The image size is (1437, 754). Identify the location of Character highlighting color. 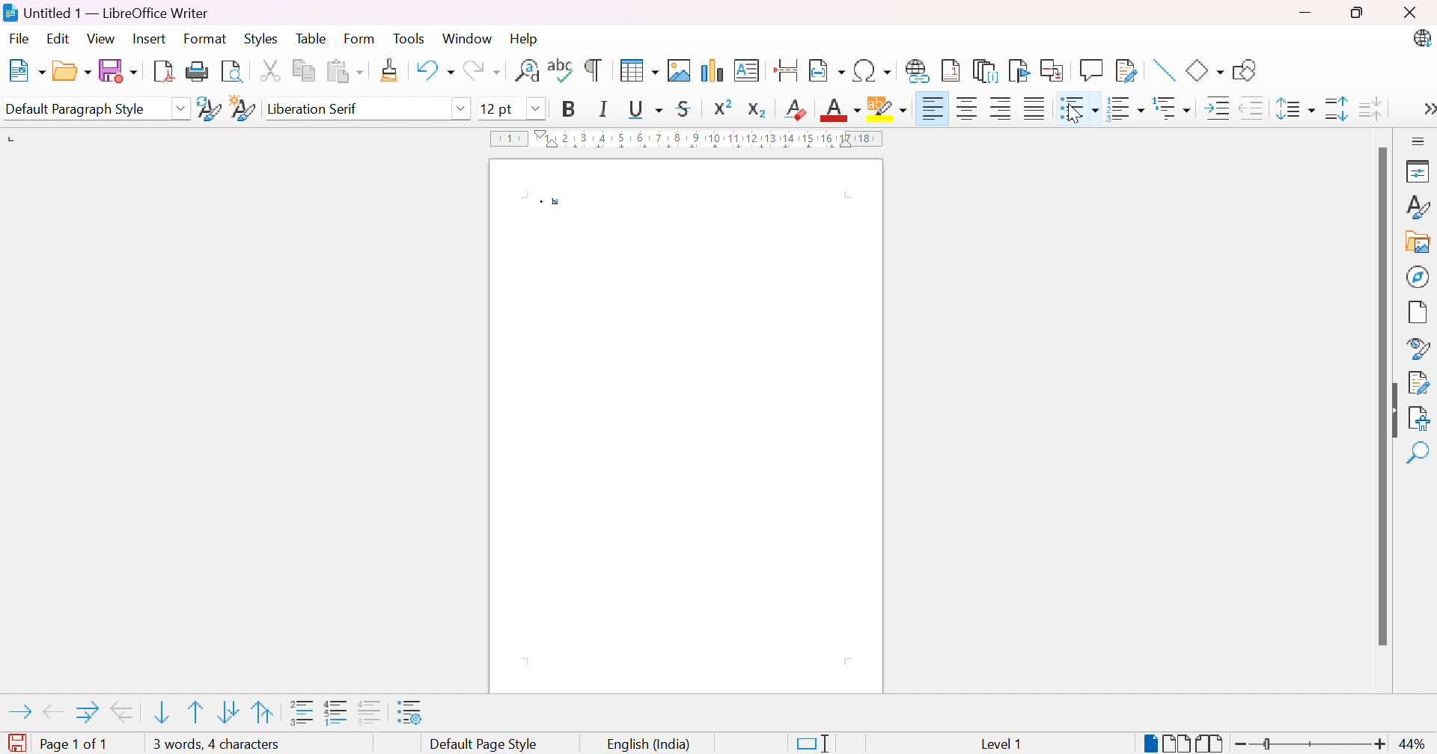
(888, 105).